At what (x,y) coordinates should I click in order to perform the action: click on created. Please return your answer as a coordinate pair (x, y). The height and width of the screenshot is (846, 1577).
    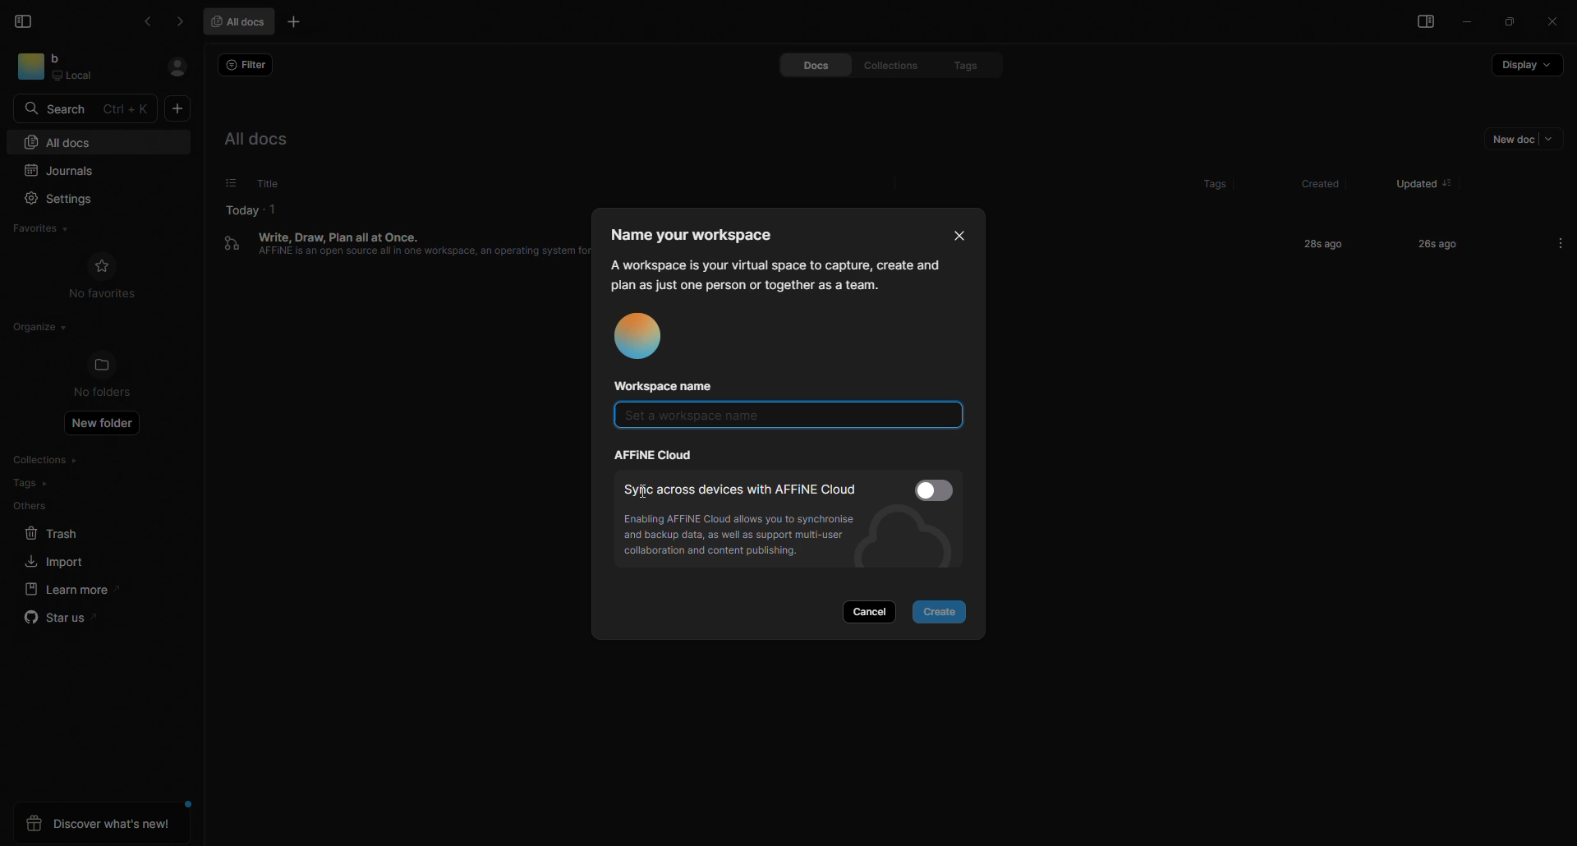
    Looking at the image, I should click on (1316, 184).